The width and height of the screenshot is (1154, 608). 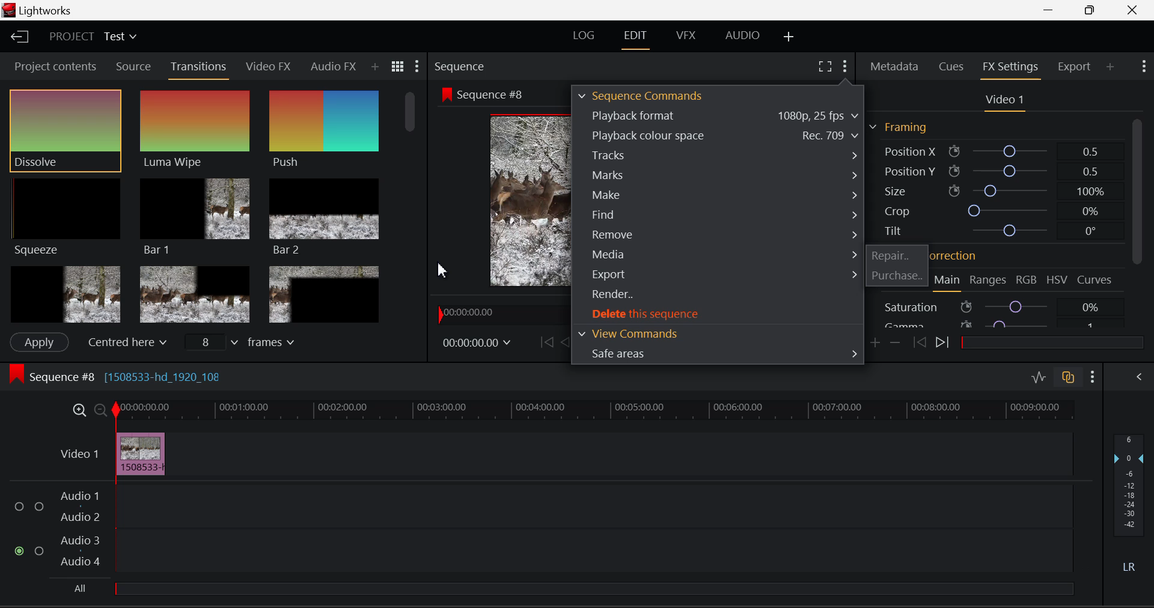 What do you see at coordinates (418, 65) in the screenshot?
I see `Show Settings` at bounding box center [418, 65].